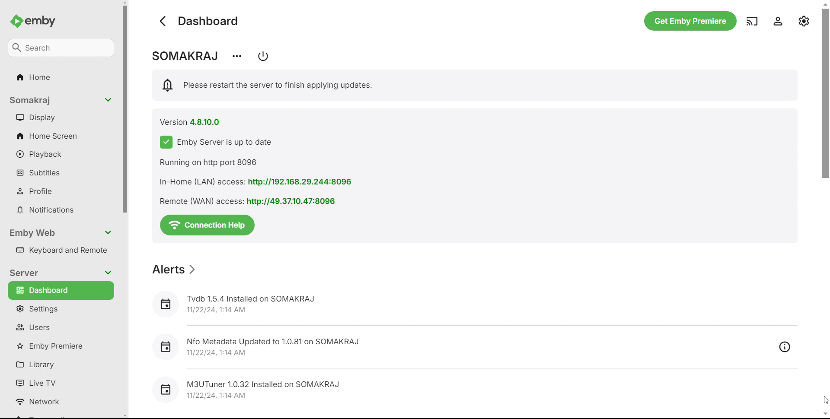 Image resolution: width=830 pixels, height=419 pixels. Describe the element at coordinates (58, 363) in the screenshot. I see `library` at that location.